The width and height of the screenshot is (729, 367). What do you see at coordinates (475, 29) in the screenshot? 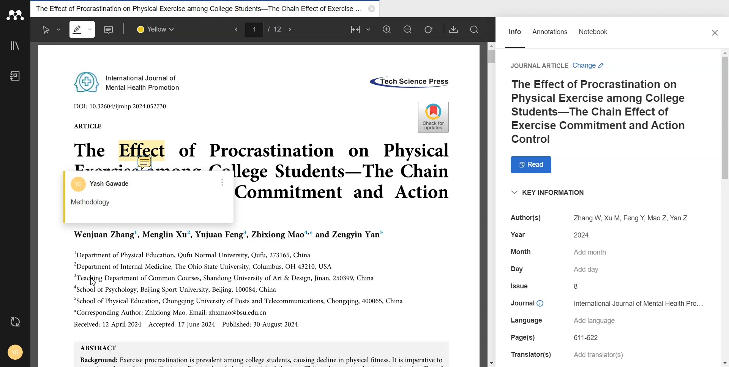
I see `Search` at bounding box center [475, 29].